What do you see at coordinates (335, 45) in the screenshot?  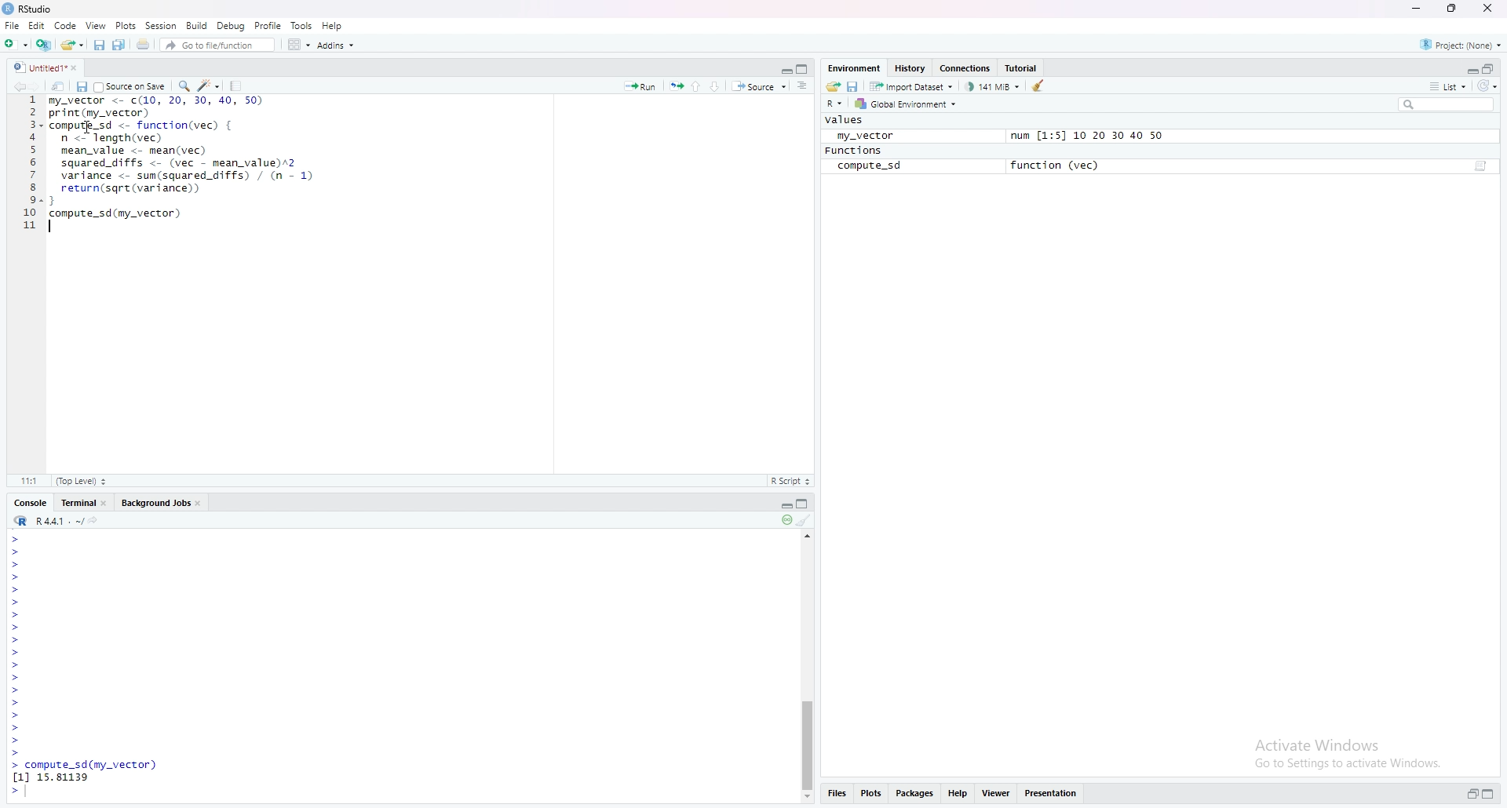 I see `ADDins` at bounding box center [335, 45].